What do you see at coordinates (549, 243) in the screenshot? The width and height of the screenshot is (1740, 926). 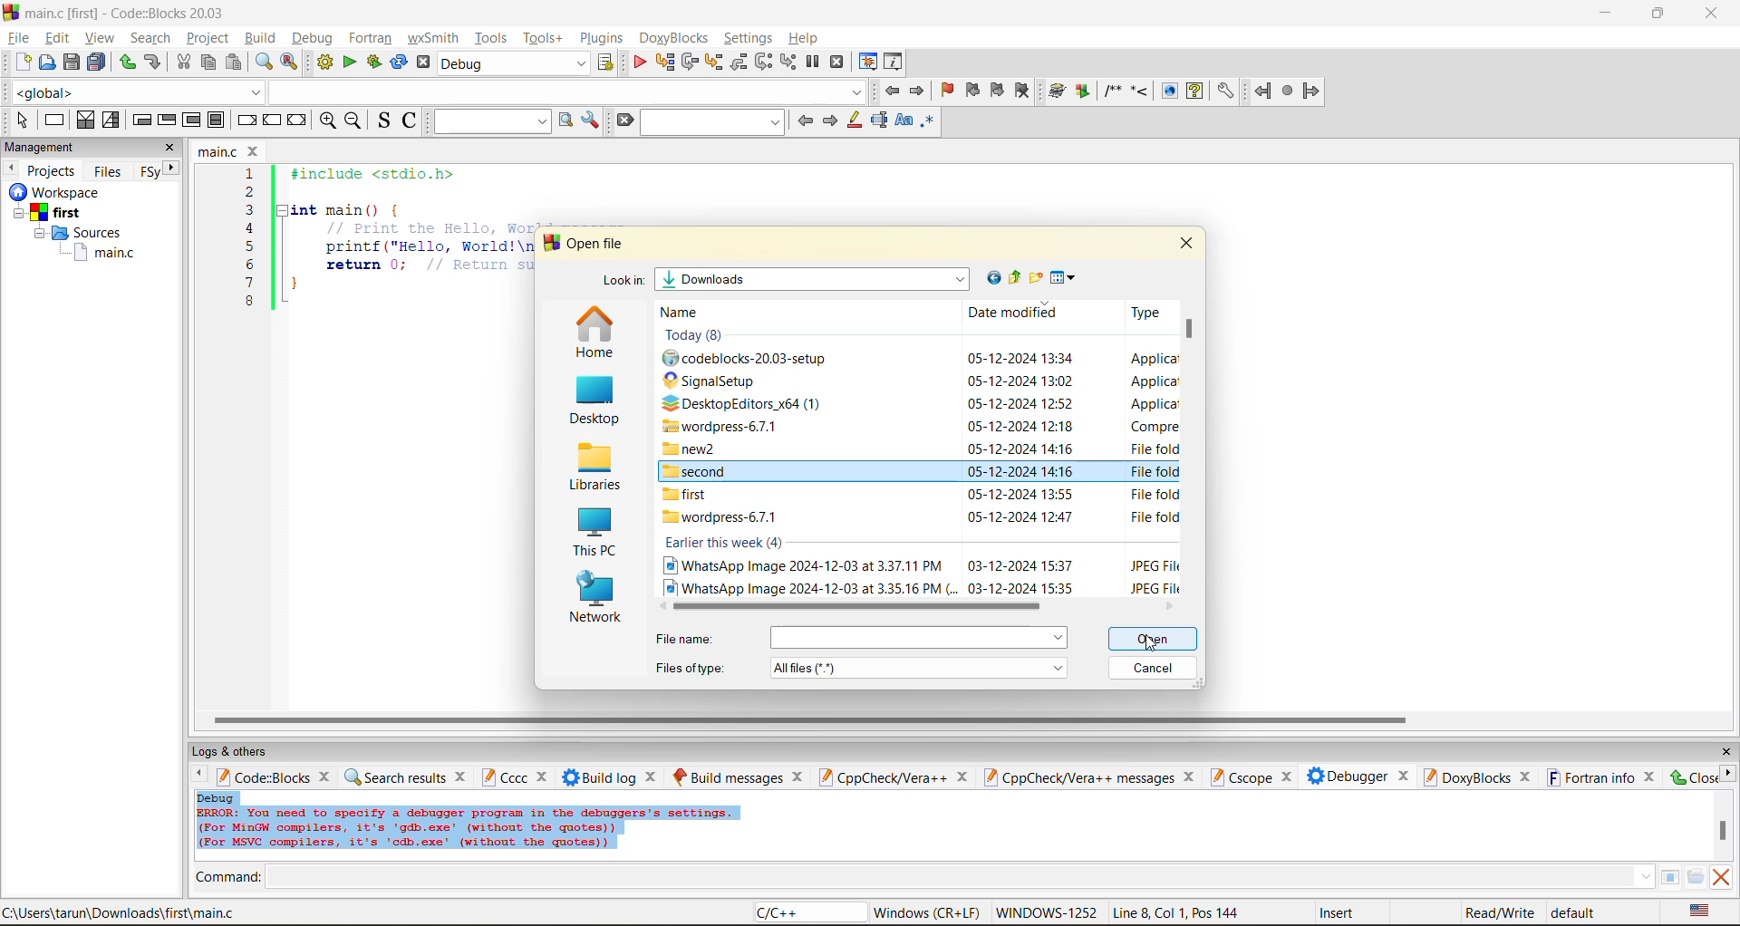 I see `logo` at bounding box center [549, 243].